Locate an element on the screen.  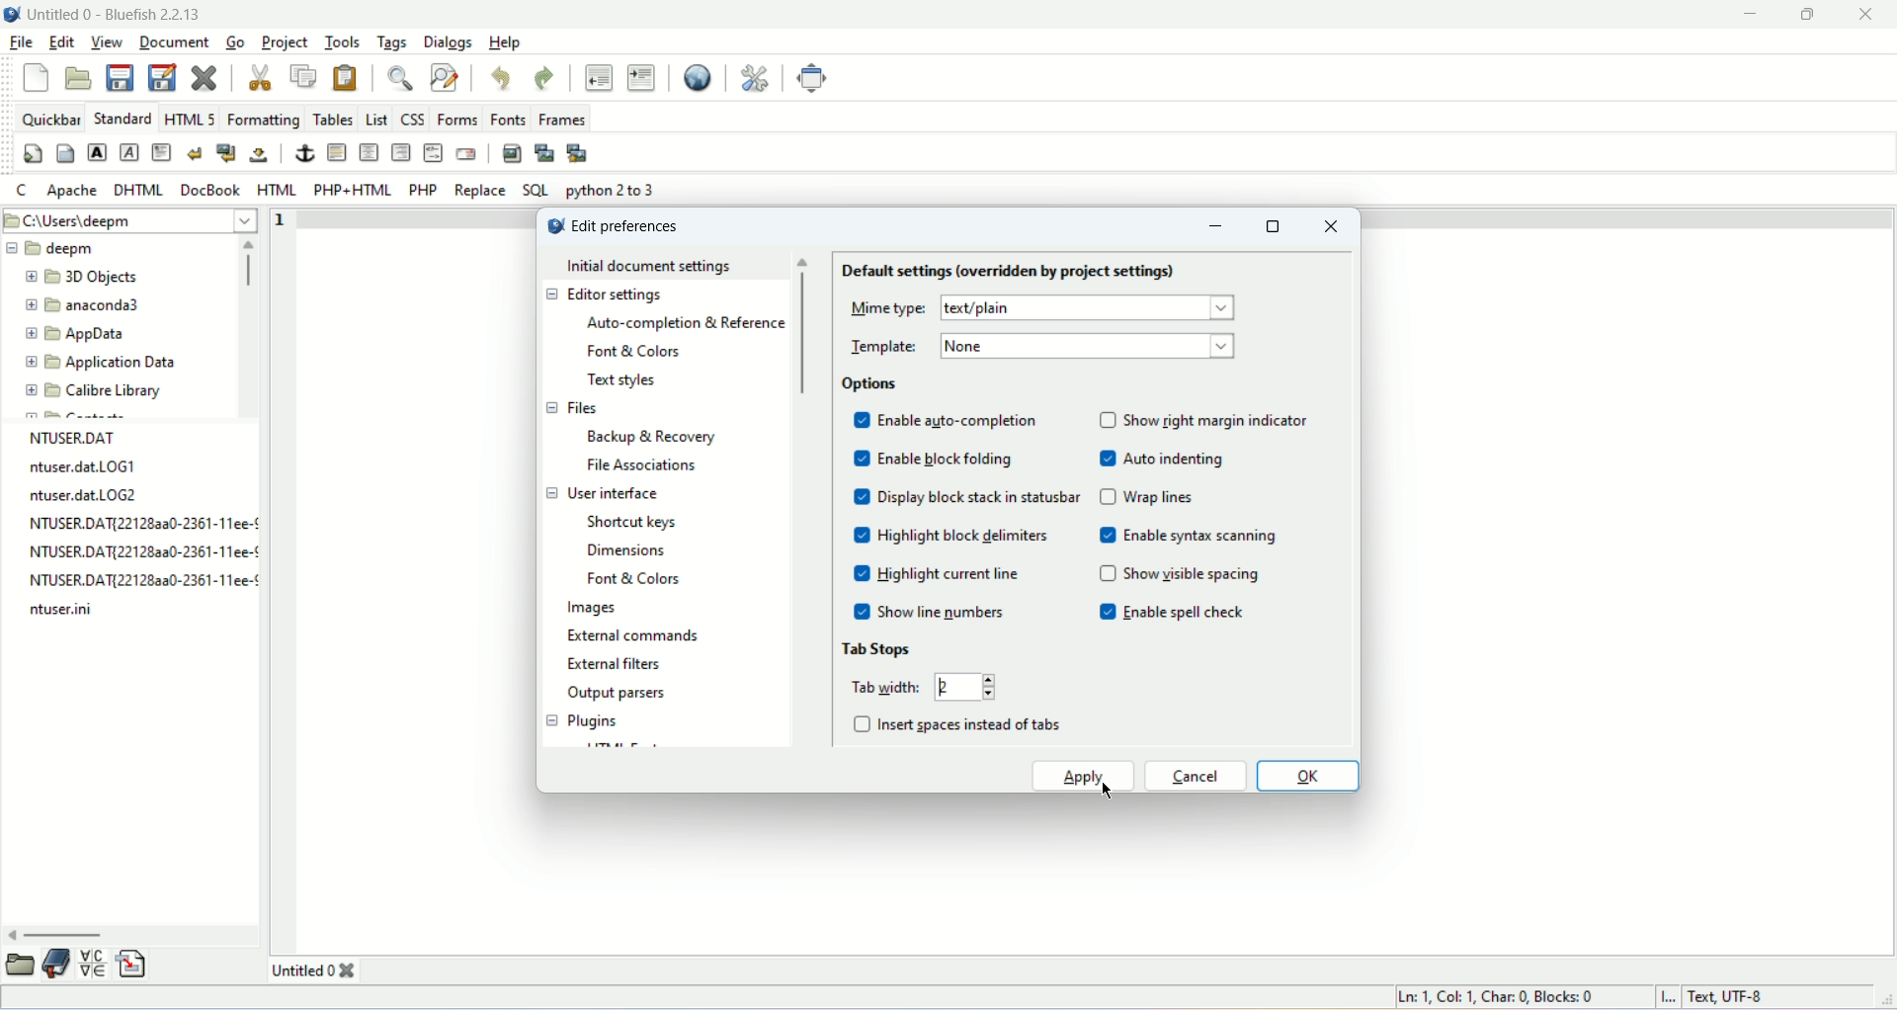
tab width is located at coordinates (879, 687).